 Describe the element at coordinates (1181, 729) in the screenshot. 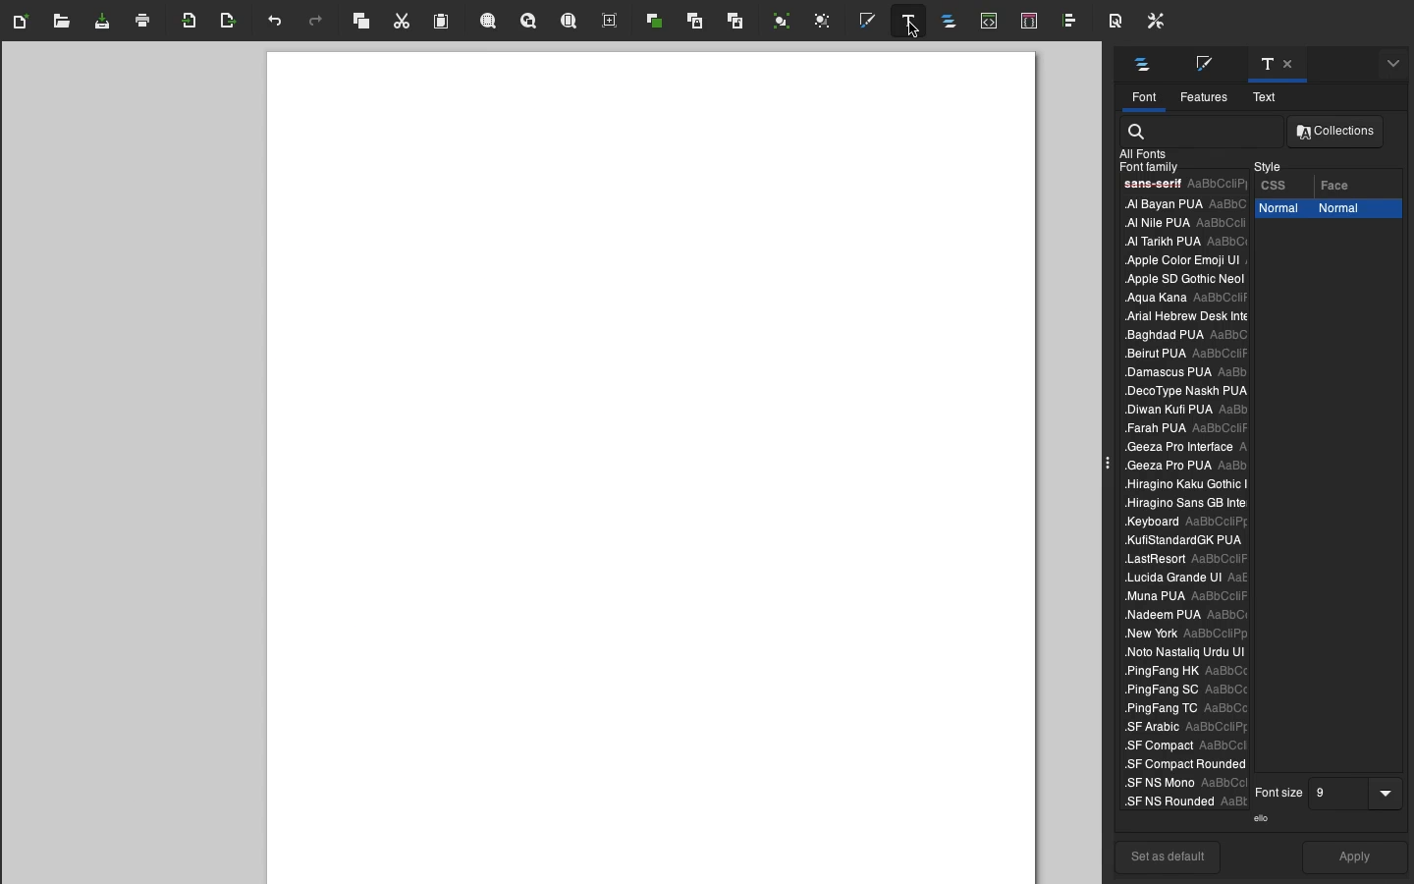

I see `.SF Arabic` at that location.